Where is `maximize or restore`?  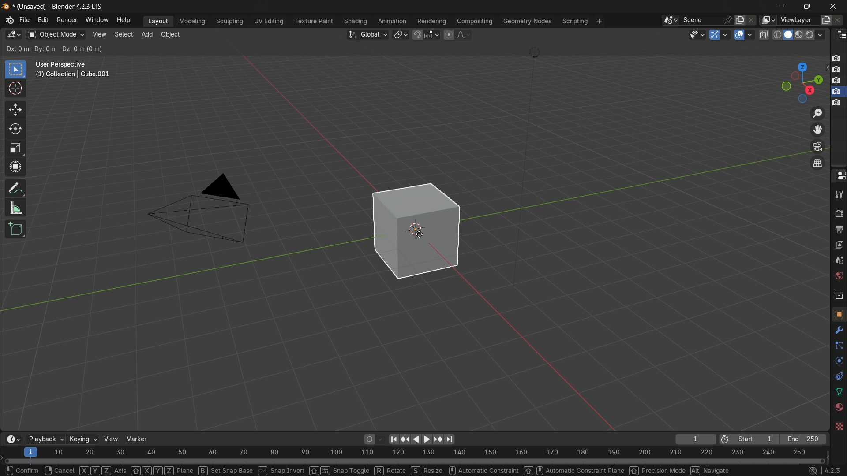 maximize or restore is located at coordinates (806, 6).